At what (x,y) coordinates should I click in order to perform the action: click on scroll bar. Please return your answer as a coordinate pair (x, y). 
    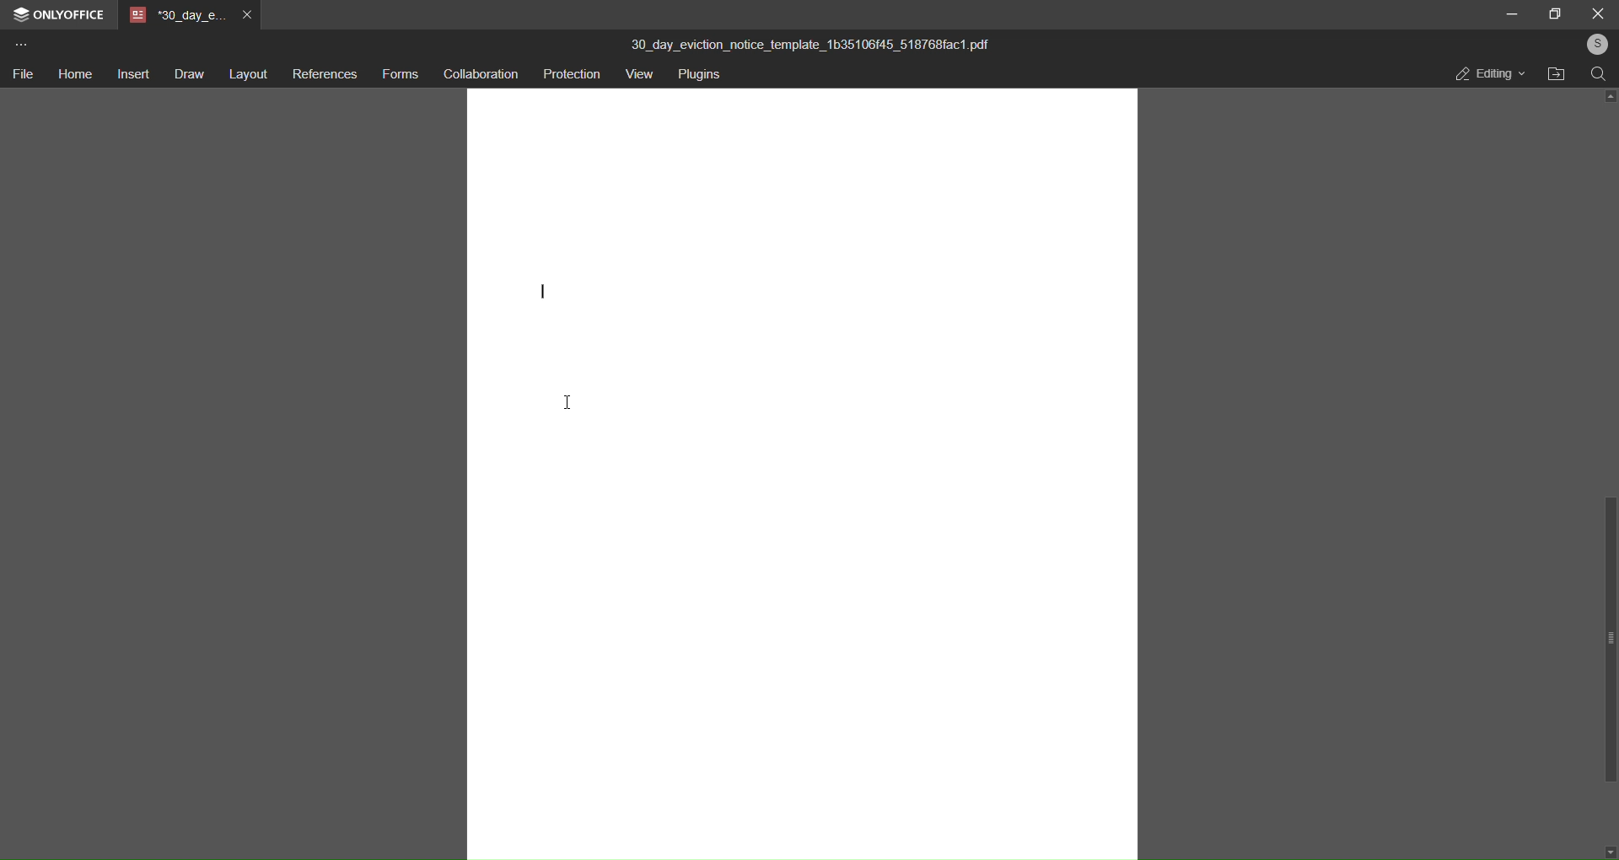
    Looking at the image, I should click on (1609, 639).